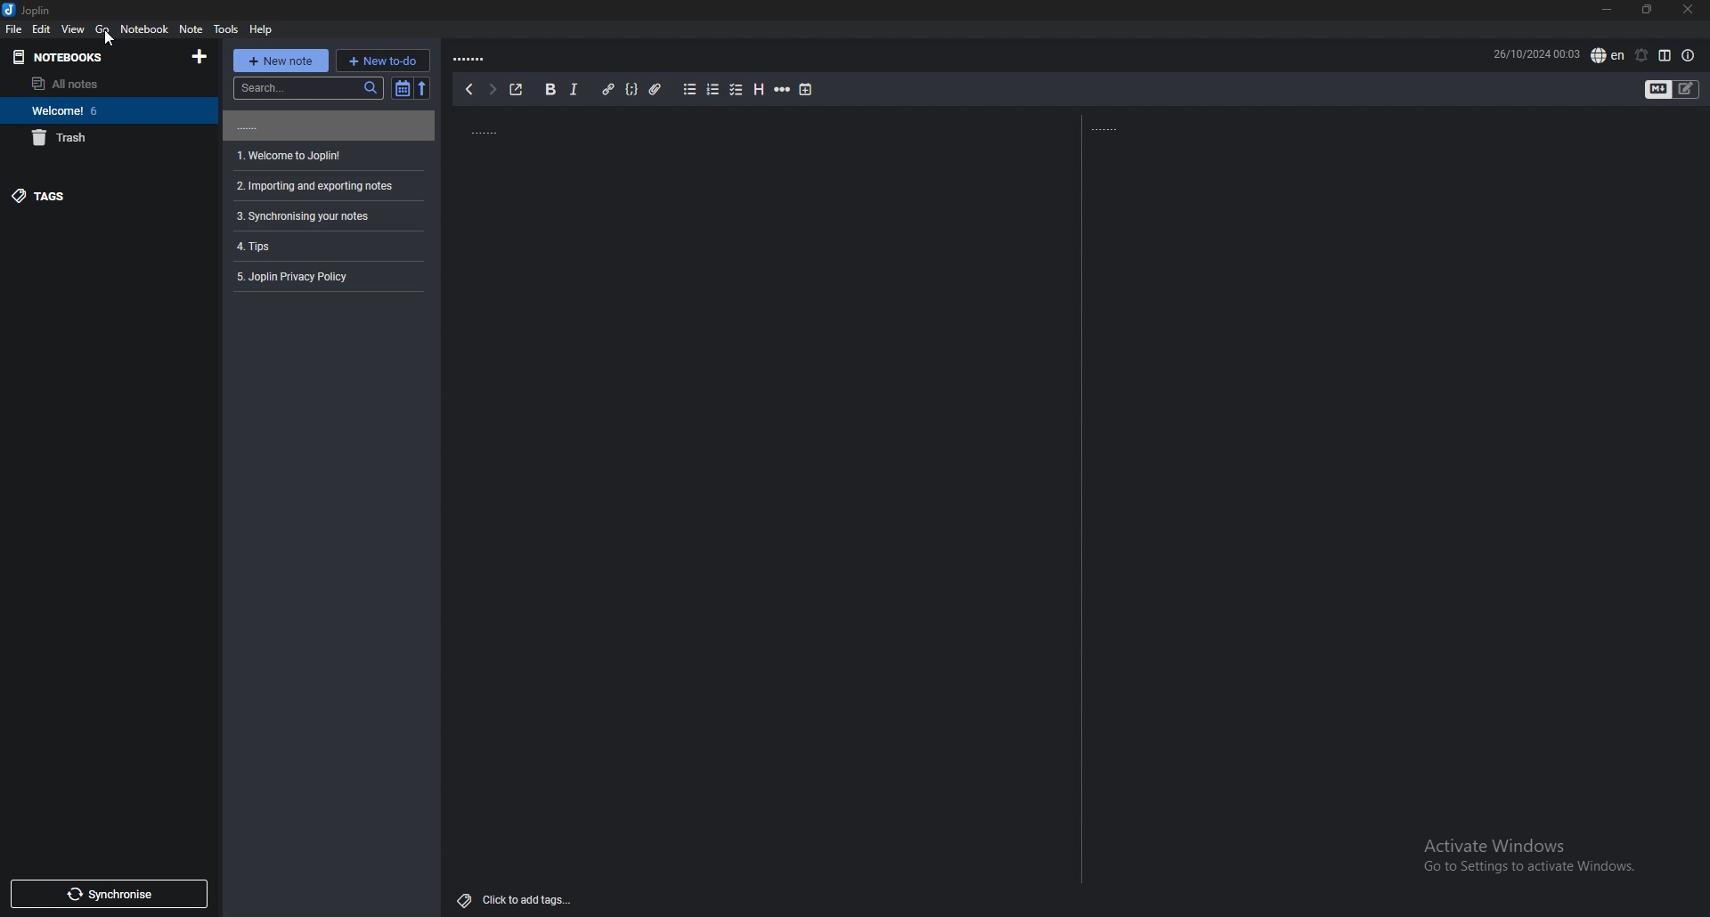 This screenshot has width=1710, height=917. I want to click on note, so click(191, 28).